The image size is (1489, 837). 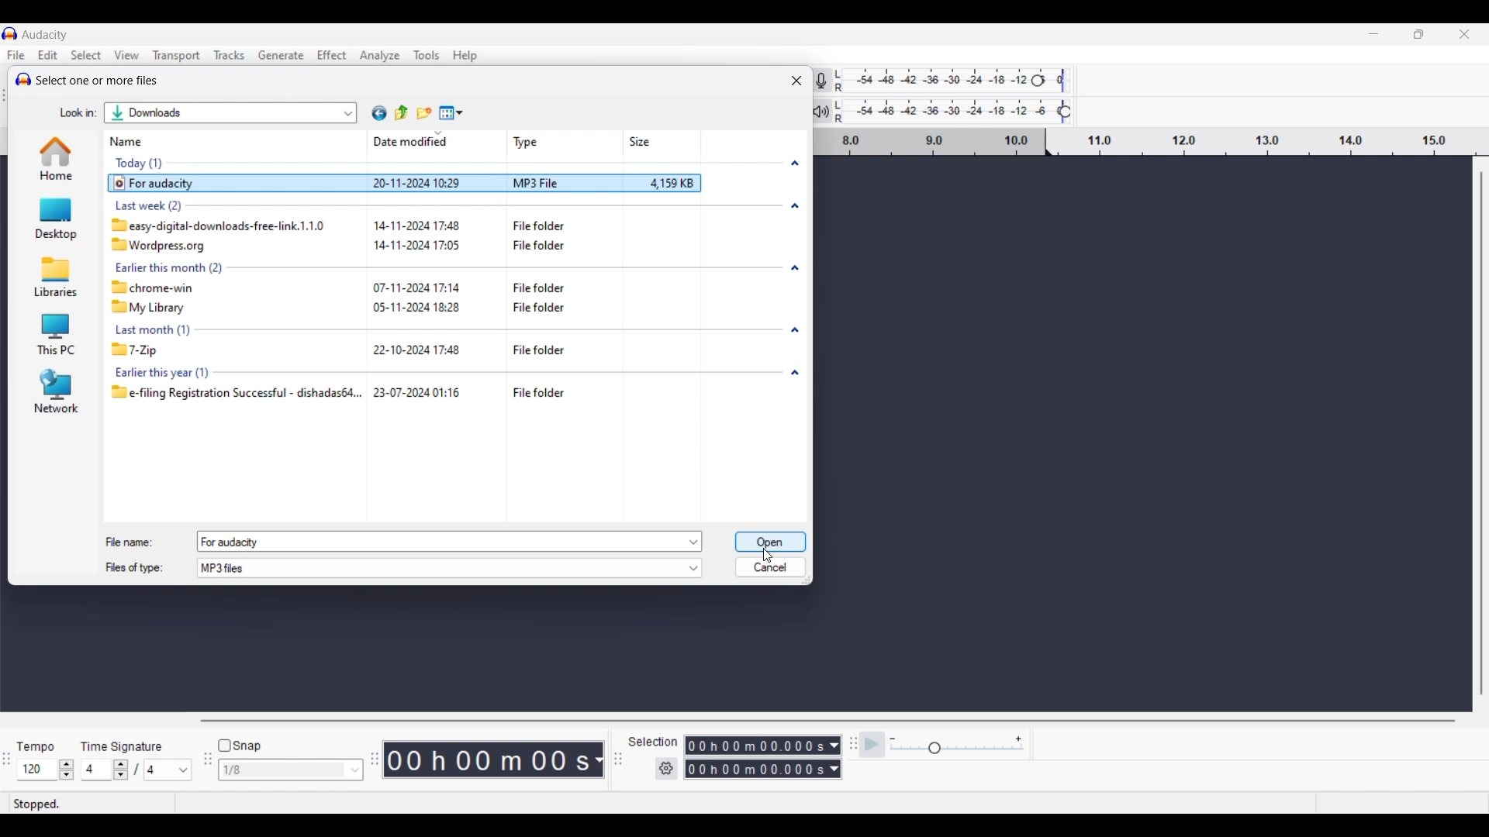 What do you see at coordinates (399, 287) in the screenshot?
I see `chrome-win 07-11-2024 17:14 File folder` at bounding box center [399, 287].